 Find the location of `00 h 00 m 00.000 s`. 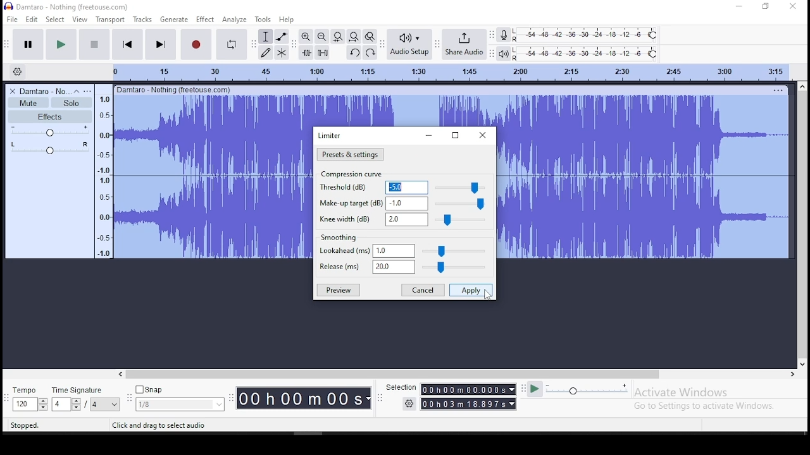

00 h 00 m 00.000 s is located at coordinates (469, 403).